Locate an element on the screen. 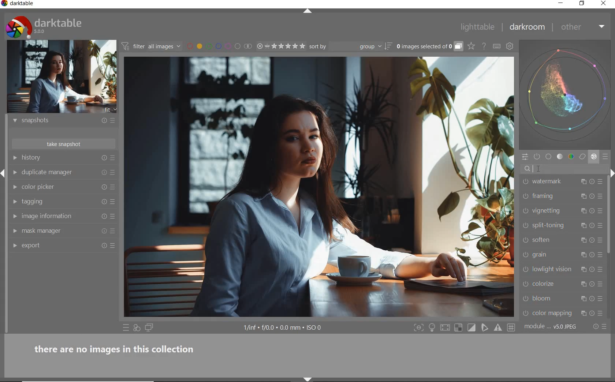  show only active modules is located at coordinates (537, 157).